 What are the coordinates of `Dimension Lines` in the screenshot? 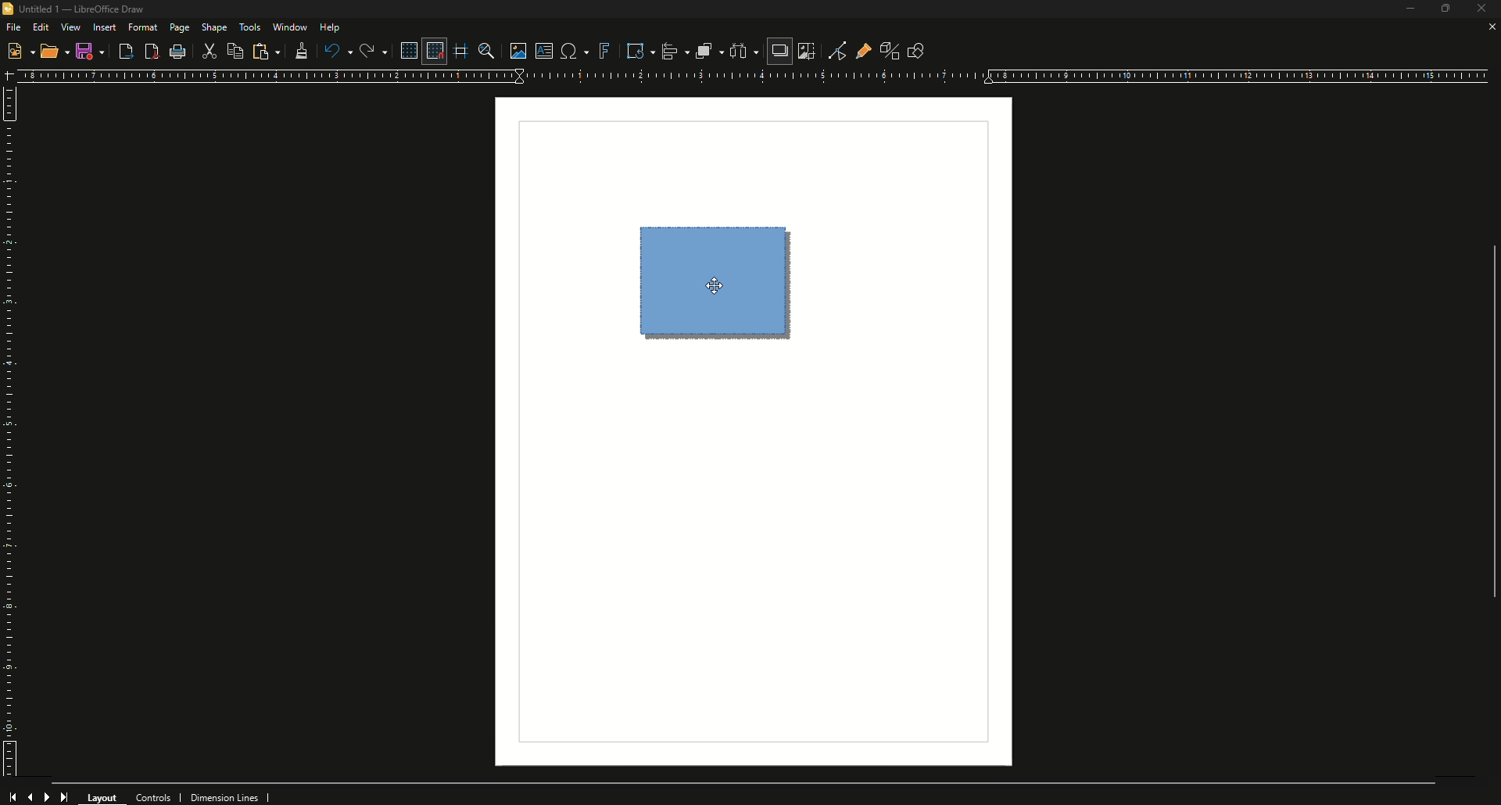 It's located at (231, 796).